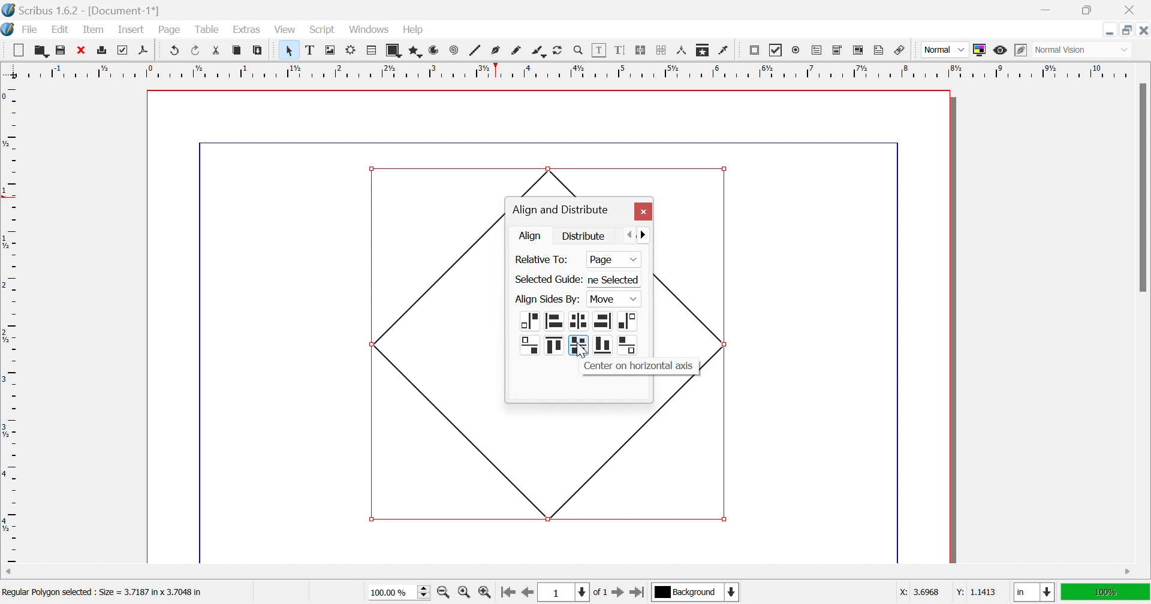  Describe the element at coordinates (1035, 593) in the screenshot. I see `in` at that location.